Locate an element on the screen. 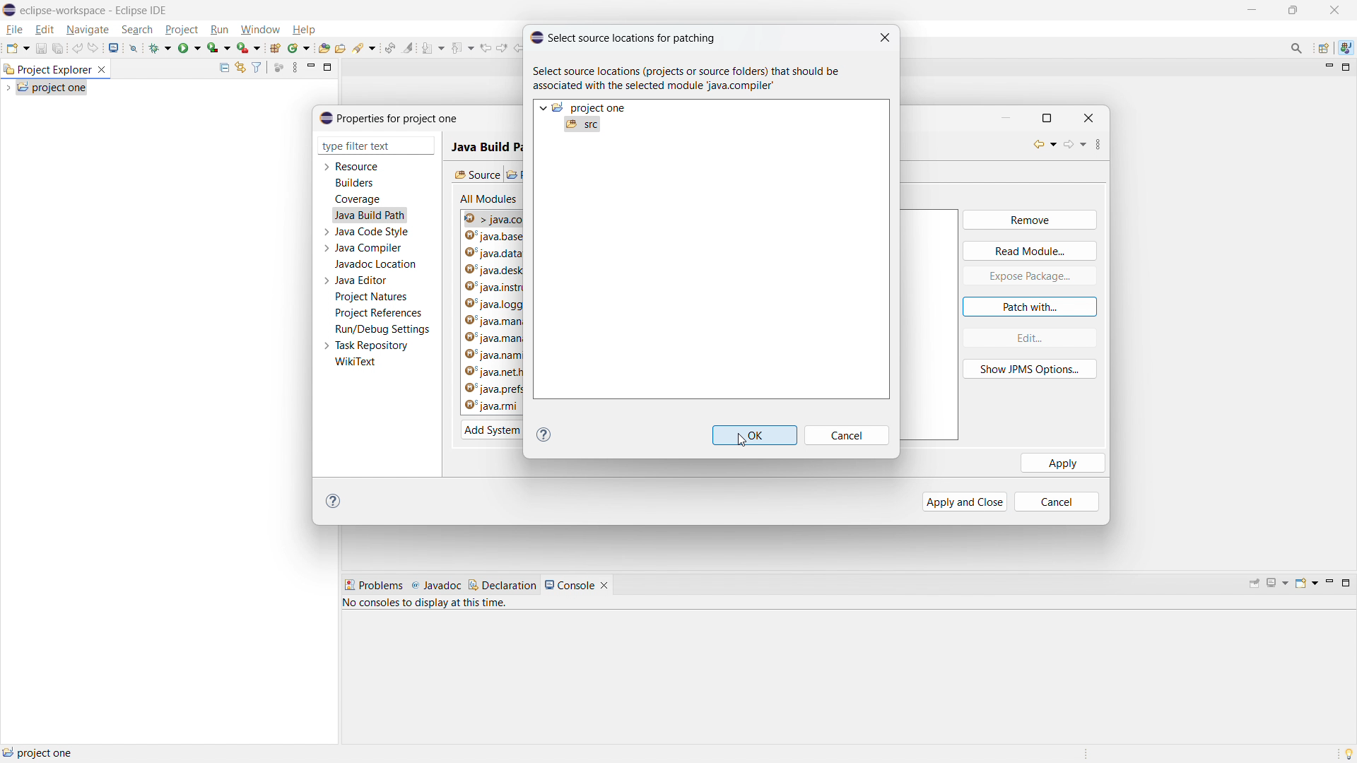  view previous location is located at coordinates (486, 47).